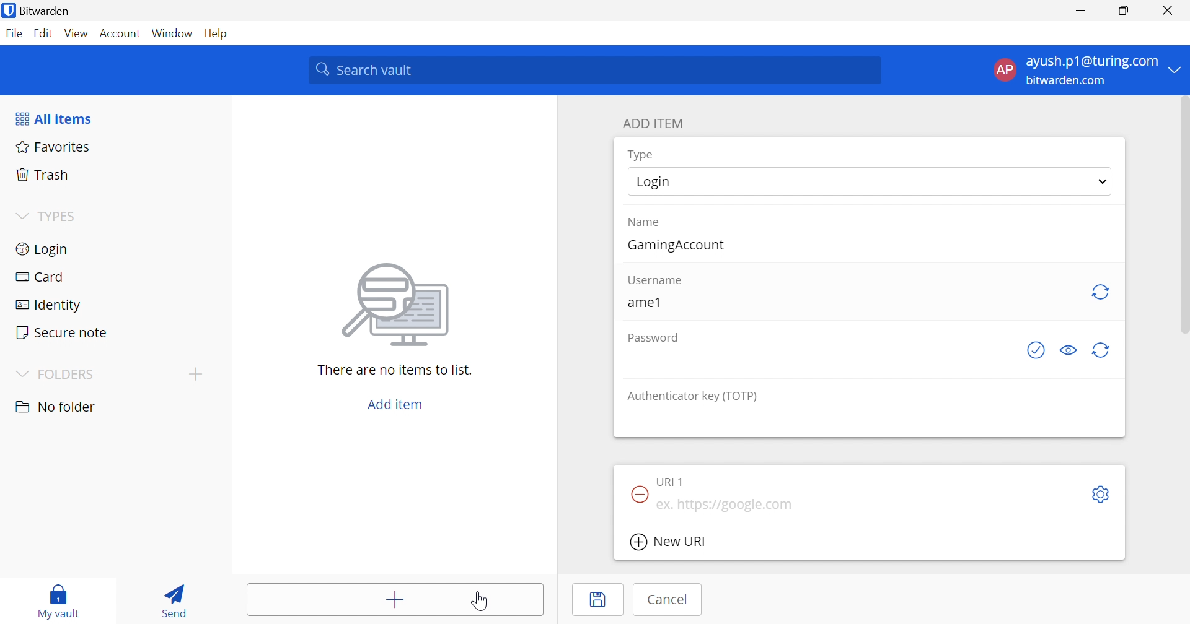 The height and width of the screenshot is (624, 1190). Describe the element at coordinates (45, 32) in the screenshot. I see `Edit` at that location.